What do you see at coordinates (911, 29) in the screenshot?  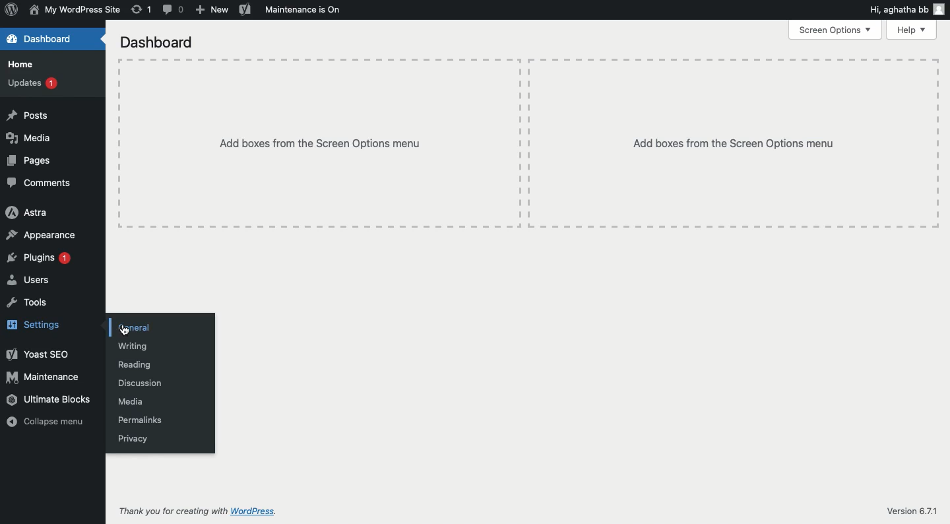 I see `Help` at bounding box center [911, 29].